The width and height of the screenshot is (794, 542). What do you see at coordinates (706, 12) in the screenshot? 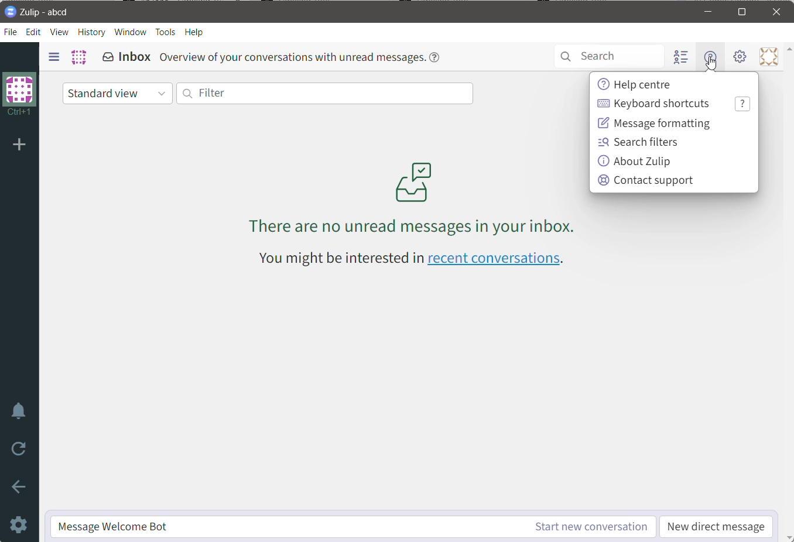
I see `Minimize` at bounding box center [706, 12].